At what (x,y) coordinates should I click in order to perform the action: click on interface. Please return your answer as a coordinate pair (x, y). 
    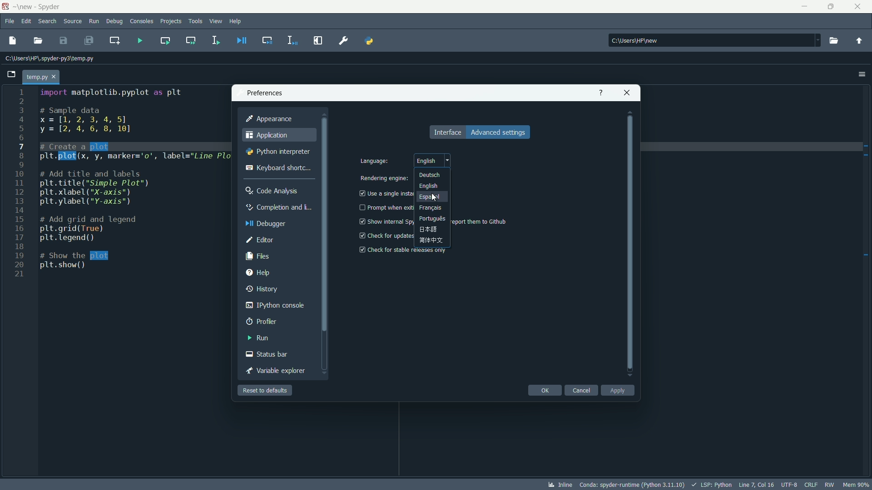
    Looking at the image, I should click on (446, 132).